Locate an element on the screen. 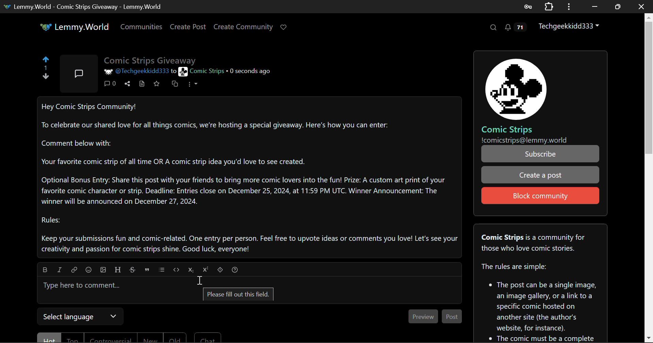 The height and width of the screenshot is (343, 653). Close Window is located at coordinates (641, 6).